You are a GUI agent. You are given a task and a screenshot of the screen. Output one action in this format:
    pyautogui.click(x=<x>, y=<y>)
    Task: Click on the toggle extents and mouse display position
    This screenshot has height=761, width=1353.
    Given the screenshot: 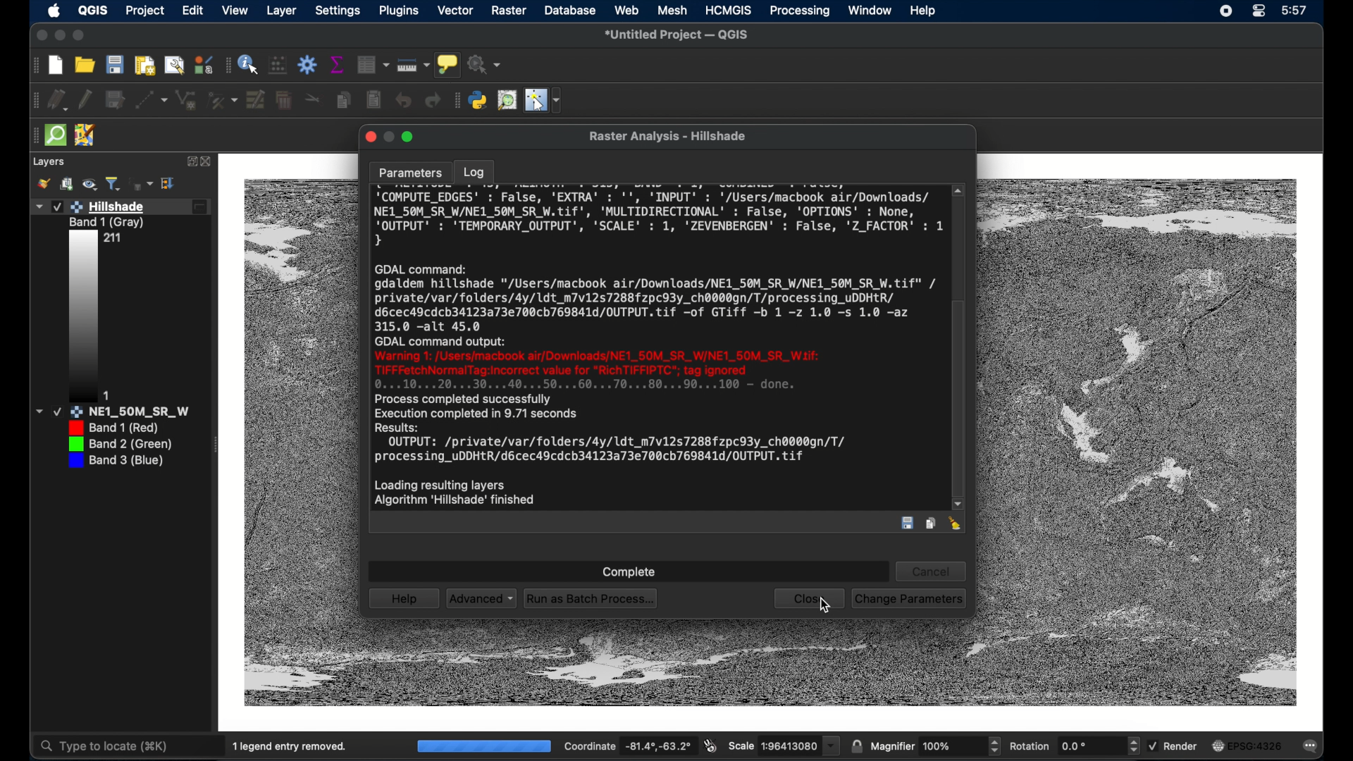 What is the action you would take?
    pyautogui.click(x=711, y=745)
    